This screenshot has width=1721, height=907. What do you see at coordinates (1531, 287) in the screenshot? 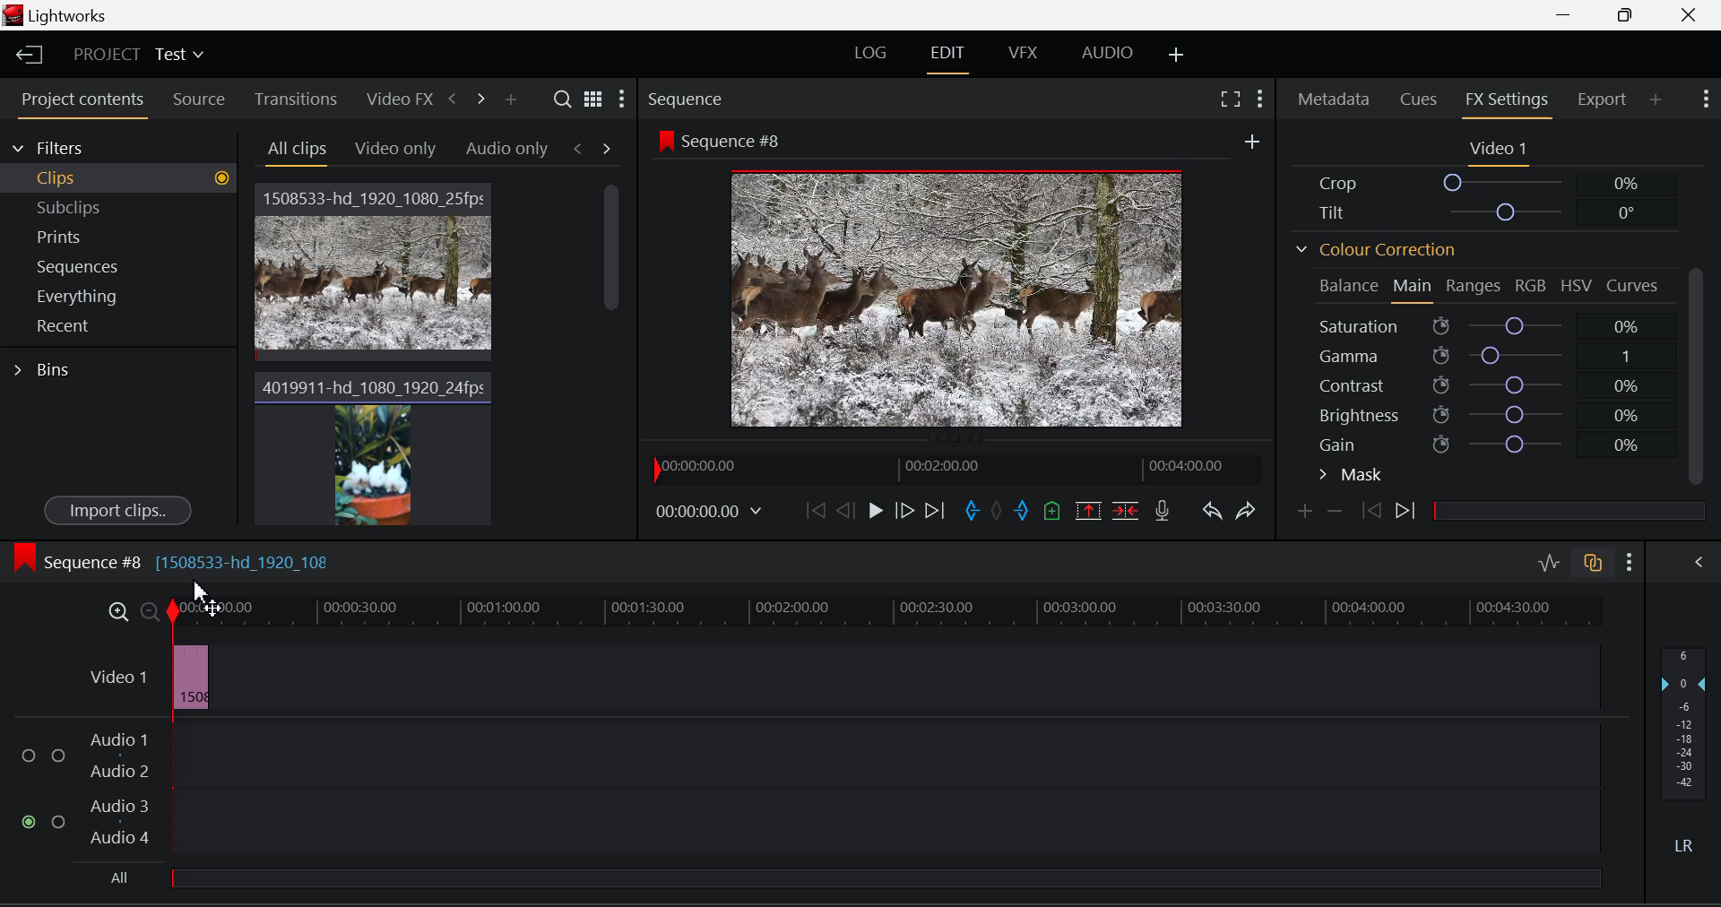
I see `RGB` at bounding box center [1531, 287].